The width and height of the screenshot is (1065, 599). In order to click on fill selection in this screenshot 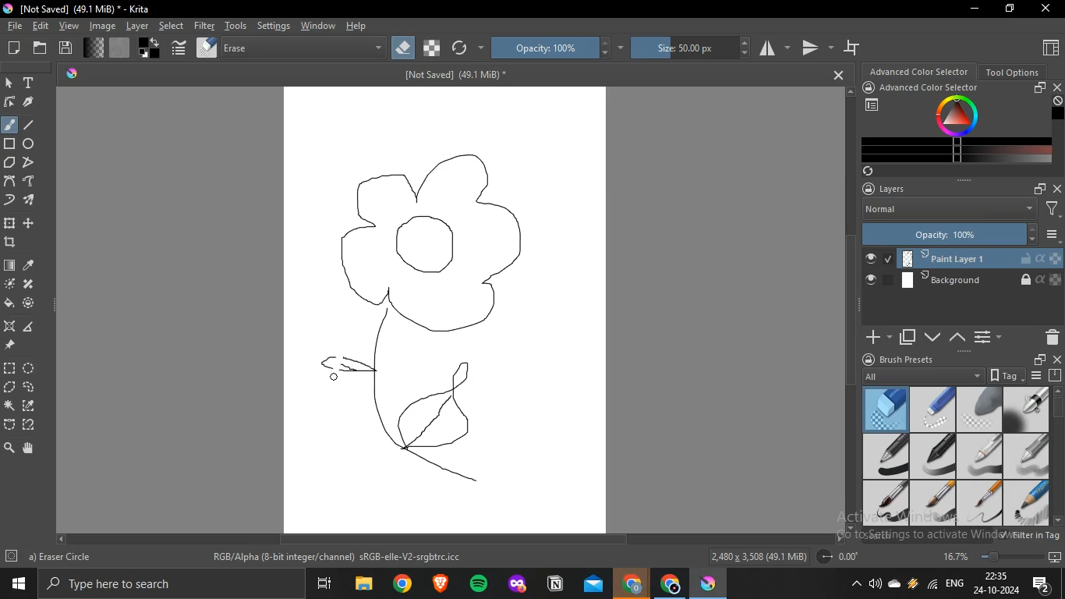, I will do `click(9, 303)`.